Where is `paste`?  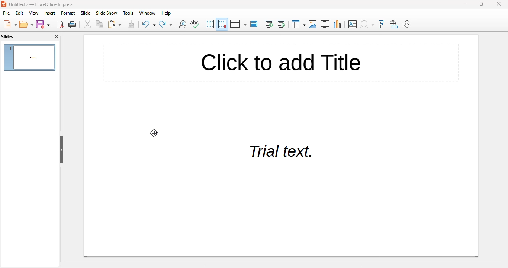 paste is located at coordinates (114, 24).